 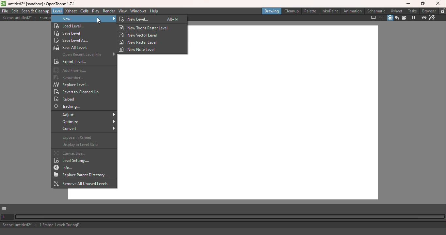 I want to click on Level settings, so click(x=72, y=161).